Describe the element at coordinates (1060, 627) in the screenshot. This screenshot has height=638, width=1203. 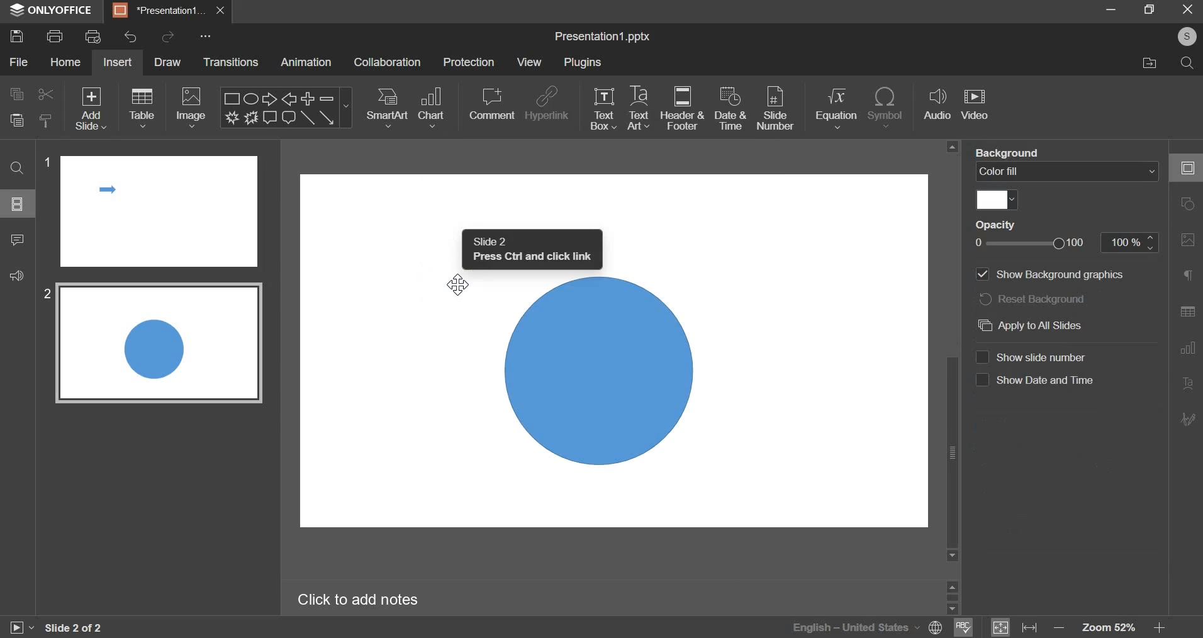
I see `decrease zoom` at that location.